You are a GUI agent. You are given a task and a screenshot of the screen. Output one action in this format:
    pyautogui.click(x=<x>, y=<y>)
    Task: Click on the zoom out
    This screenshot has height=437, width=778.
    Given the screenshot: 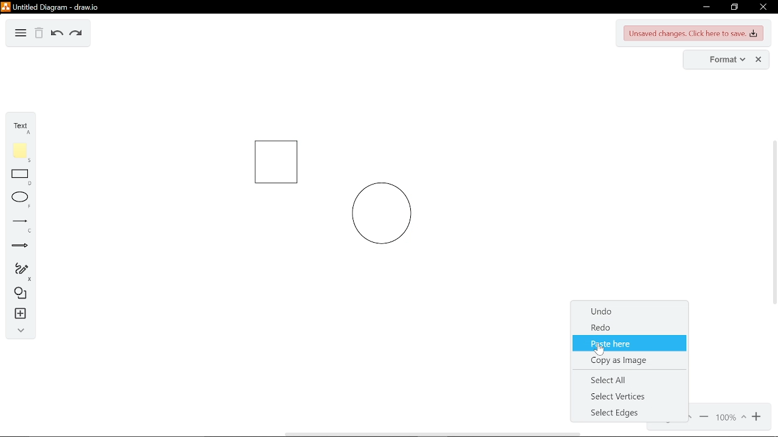 What is the action you would take?
    pyautogui.click(x=757, y=418)
    